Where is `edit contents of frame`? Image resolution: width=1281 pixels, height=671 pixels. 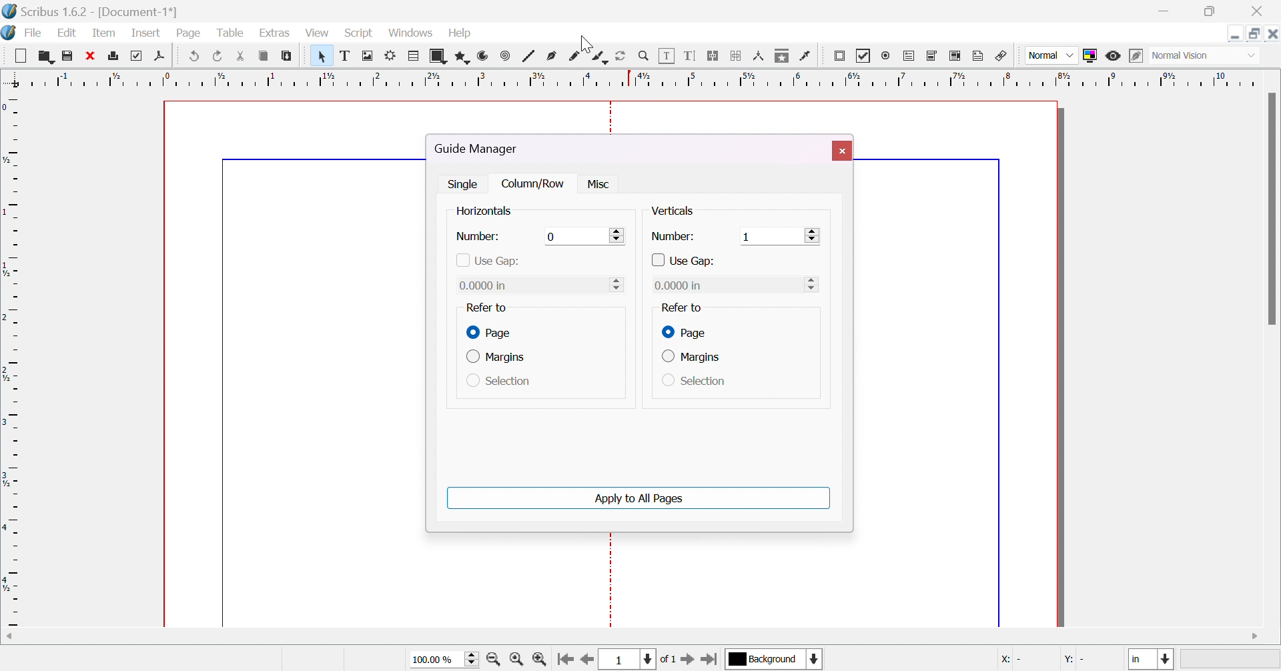
edit contents of frame is located at coordinates (669, 57).